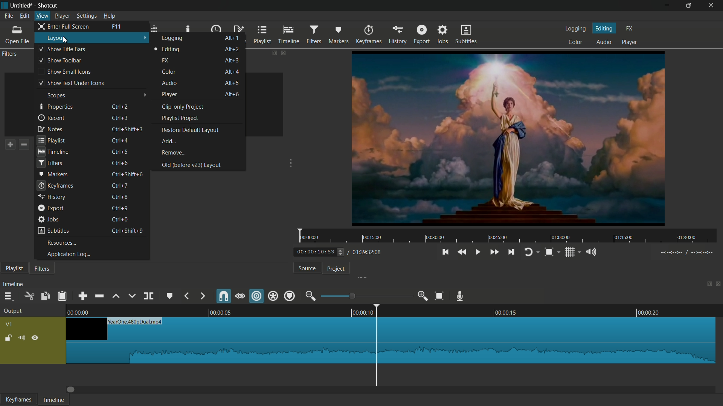  What do you see at coordinates (119, 209) in the screenshot?
I see `keyboard shortcut` at bounding box center [119, 209].